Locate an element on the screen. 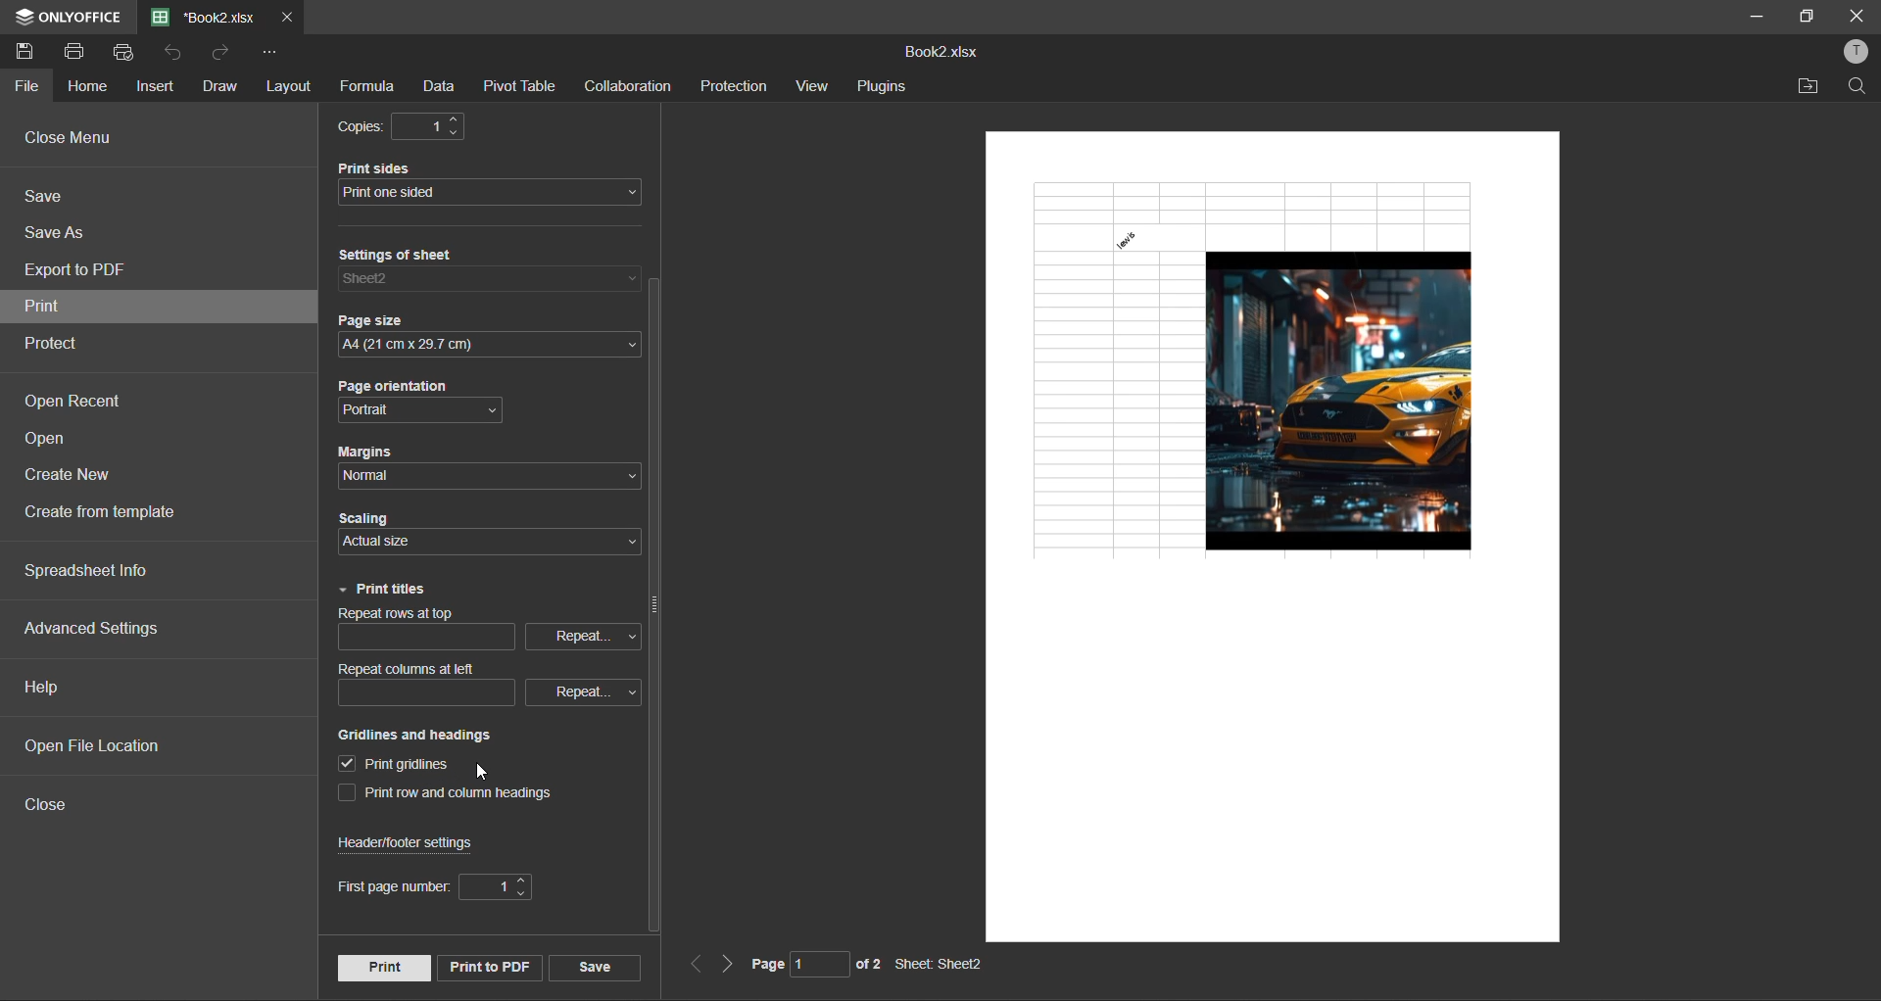  plugins is located at coordinates (880, 86).